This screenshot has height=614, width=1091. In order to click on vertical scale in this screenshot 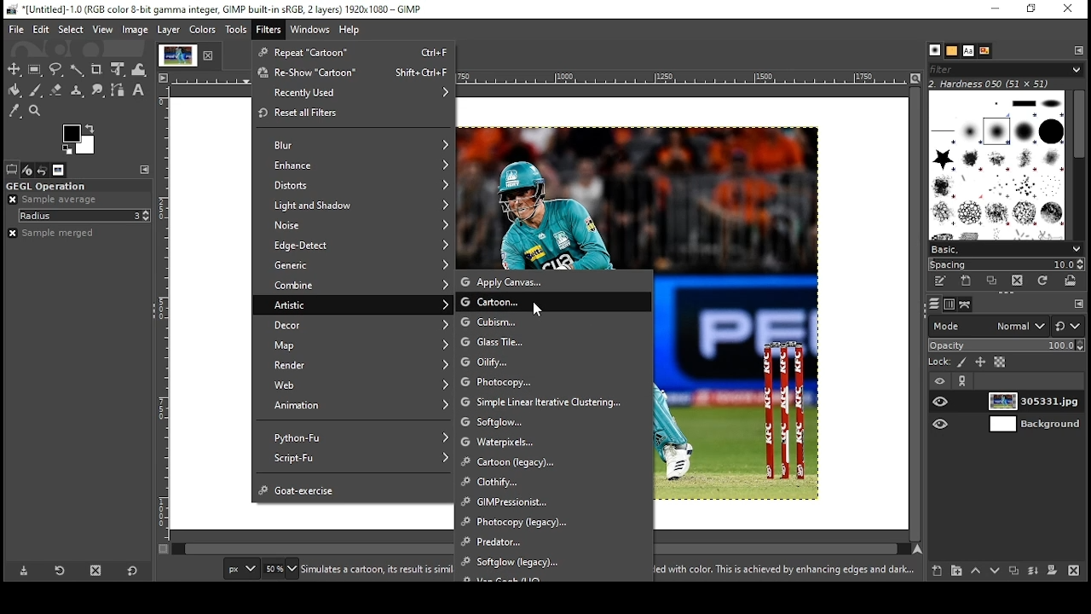, I will do `click(164, 321)`.